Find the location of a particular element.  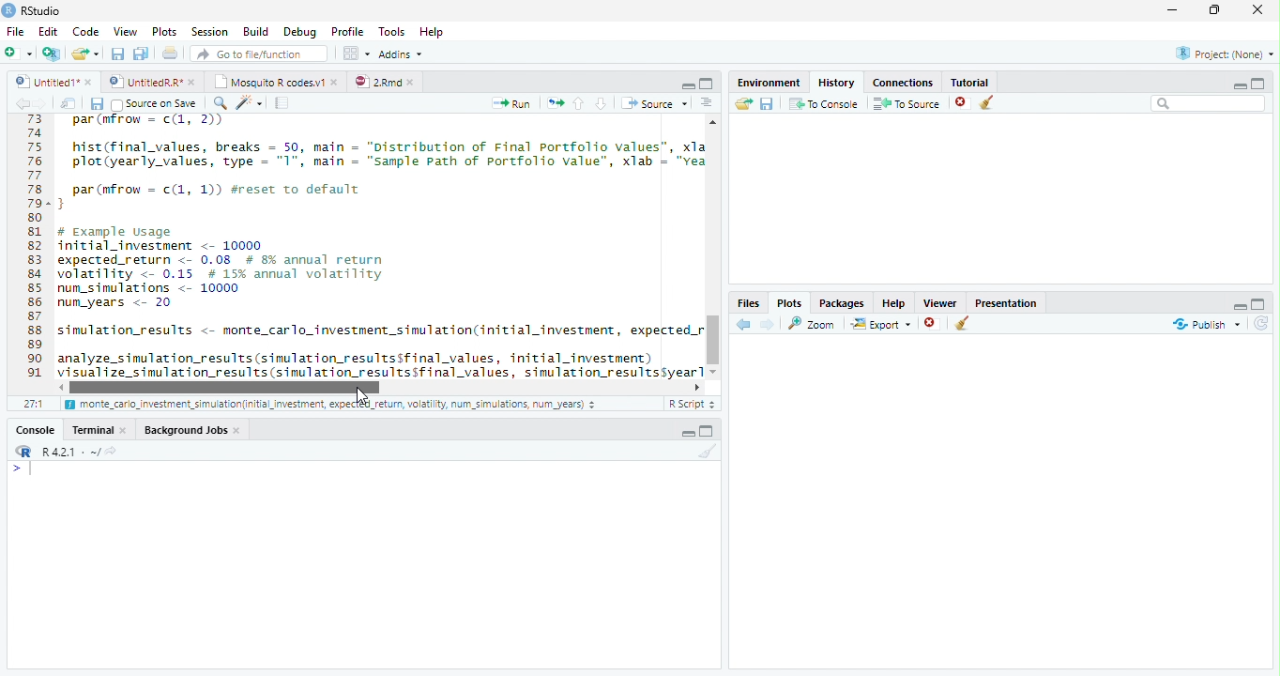

‘Connections is located at coordinates (900, 81).